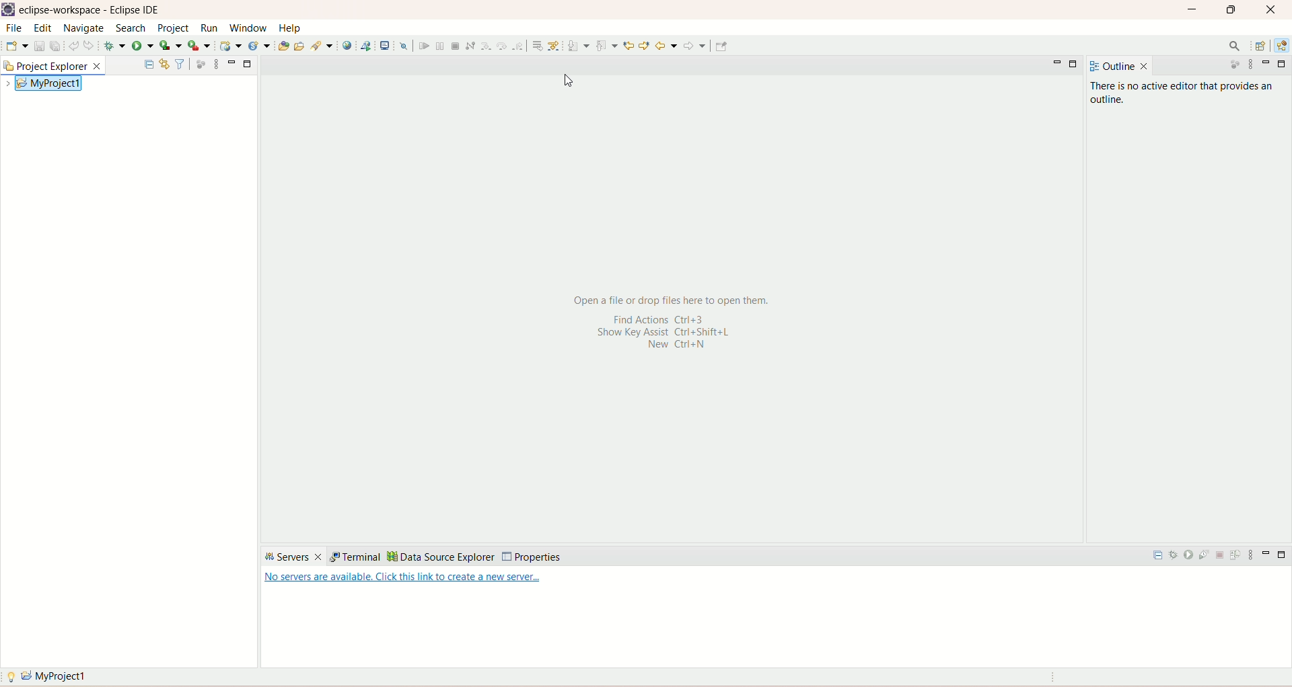 This screenshot has width=1292, height=687. What do you see at coordinates (1249, 64) in the screenshot?
I see `view menu` at bounding box center [1249, 64].